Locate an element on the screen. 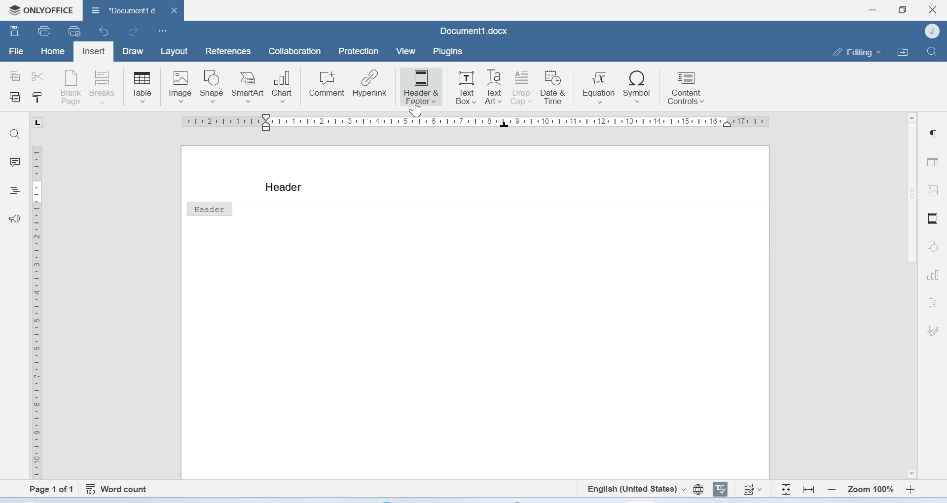  Track changes is located at coordinates (753, 490).